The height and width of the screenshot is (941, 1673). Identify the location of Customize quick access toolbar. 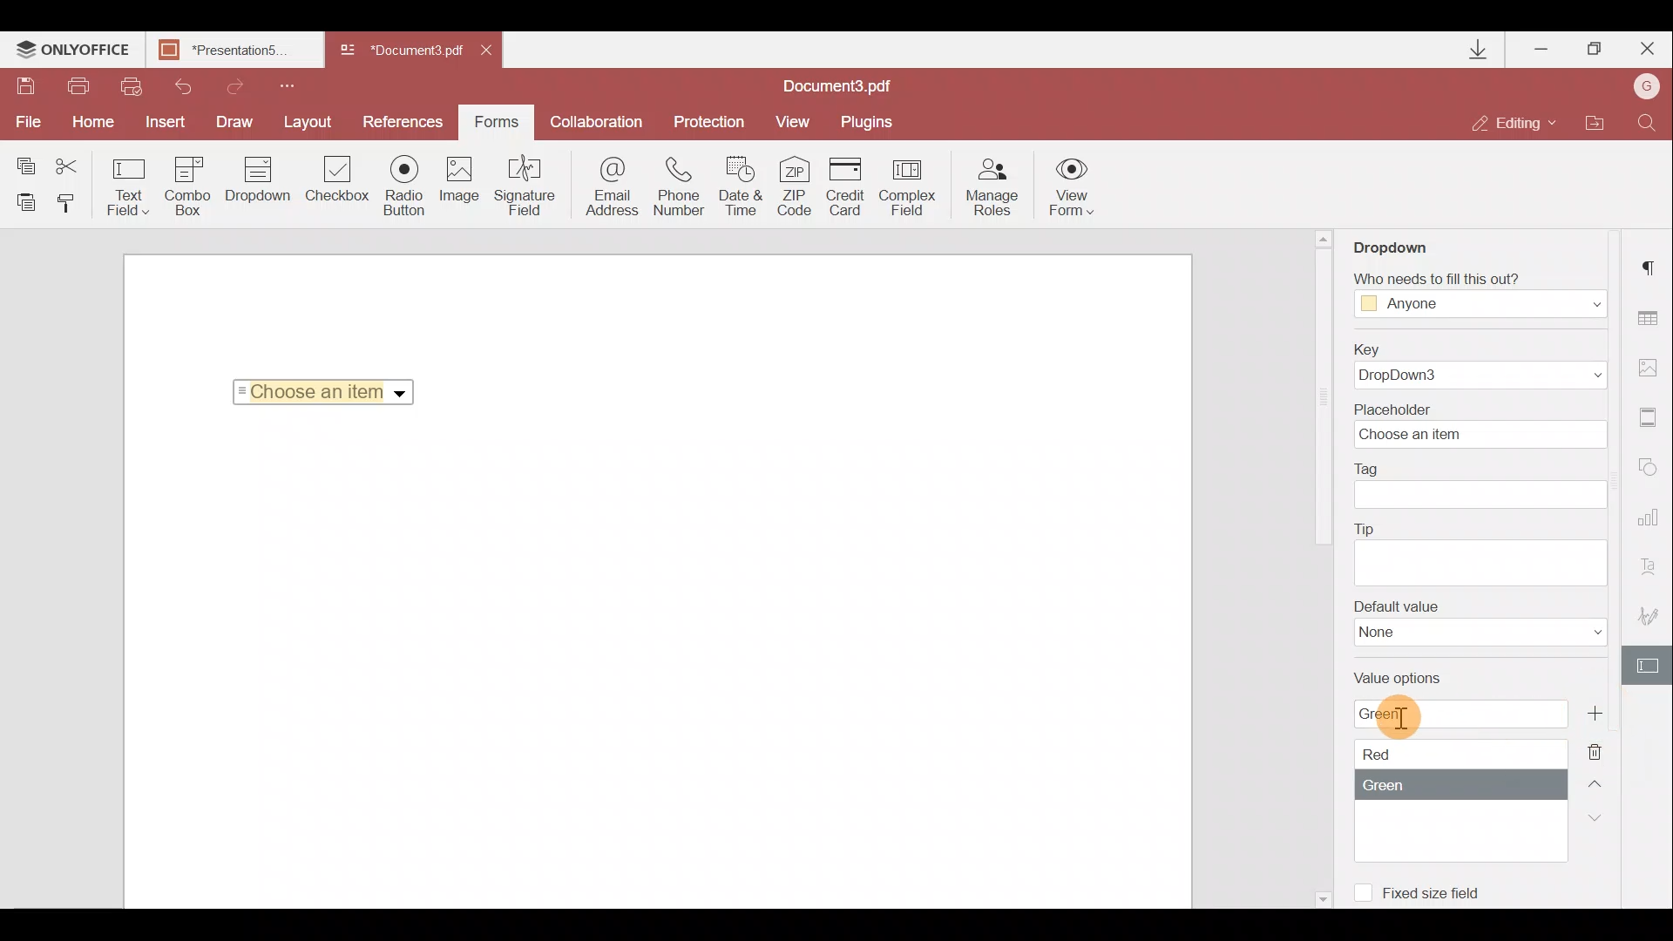
(294, 85).